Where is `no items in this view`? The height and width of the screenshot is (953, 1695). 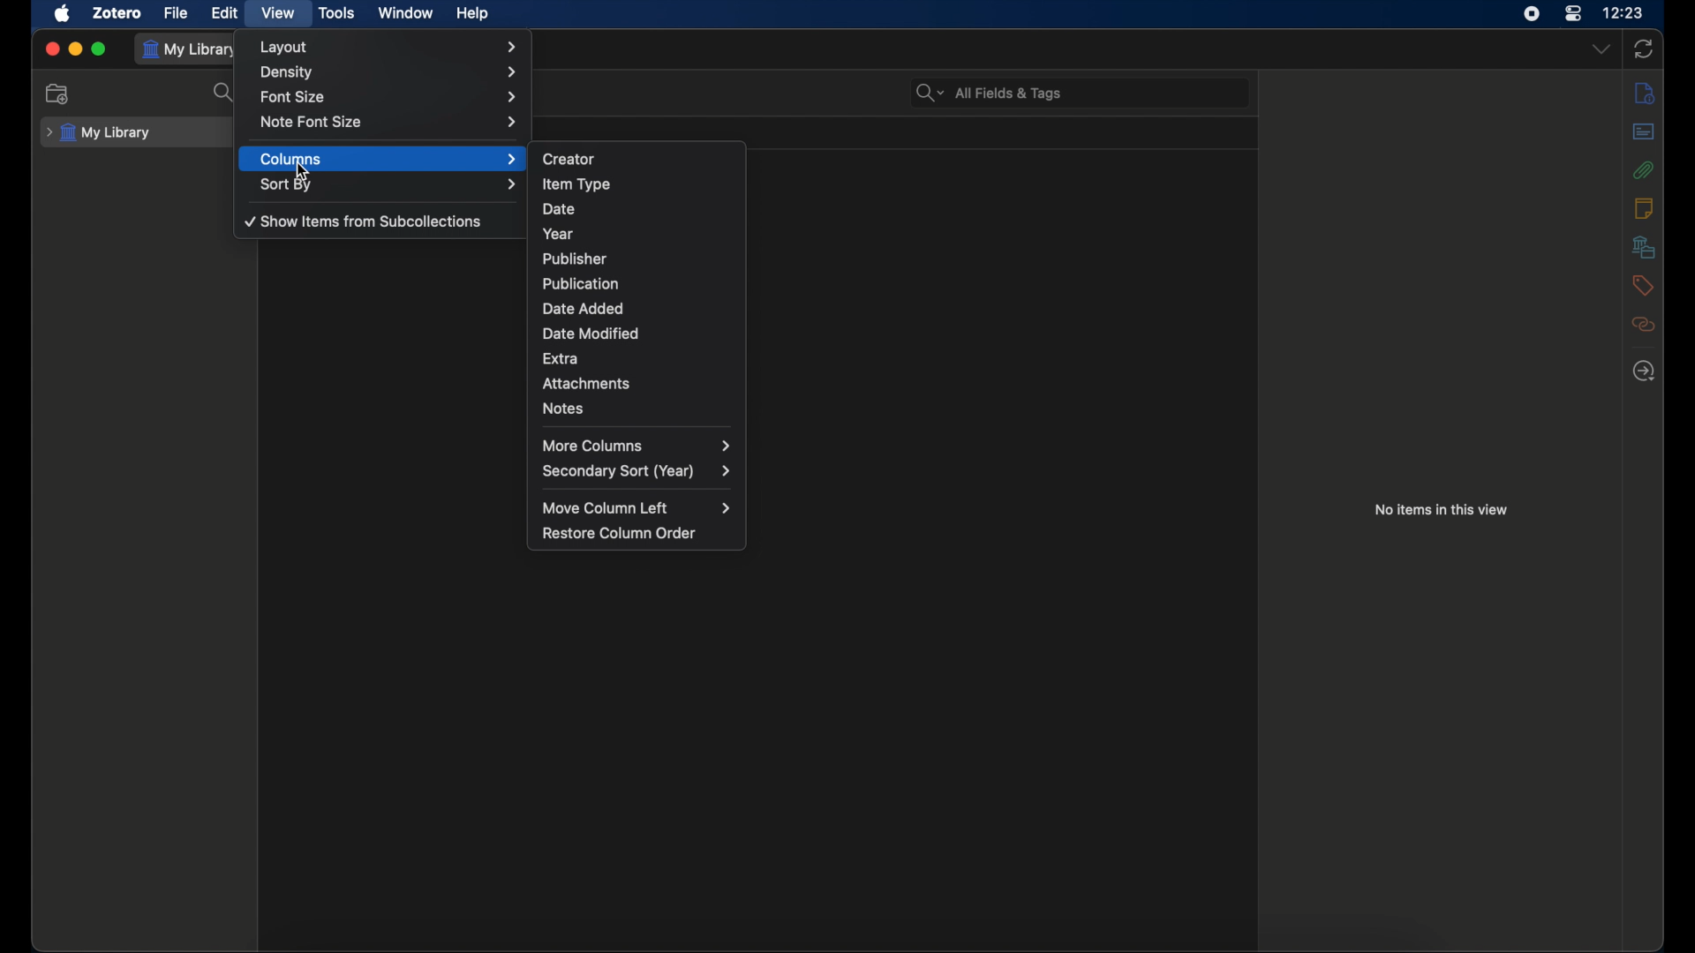
no items in this view is located at coordinates (1444, 509).